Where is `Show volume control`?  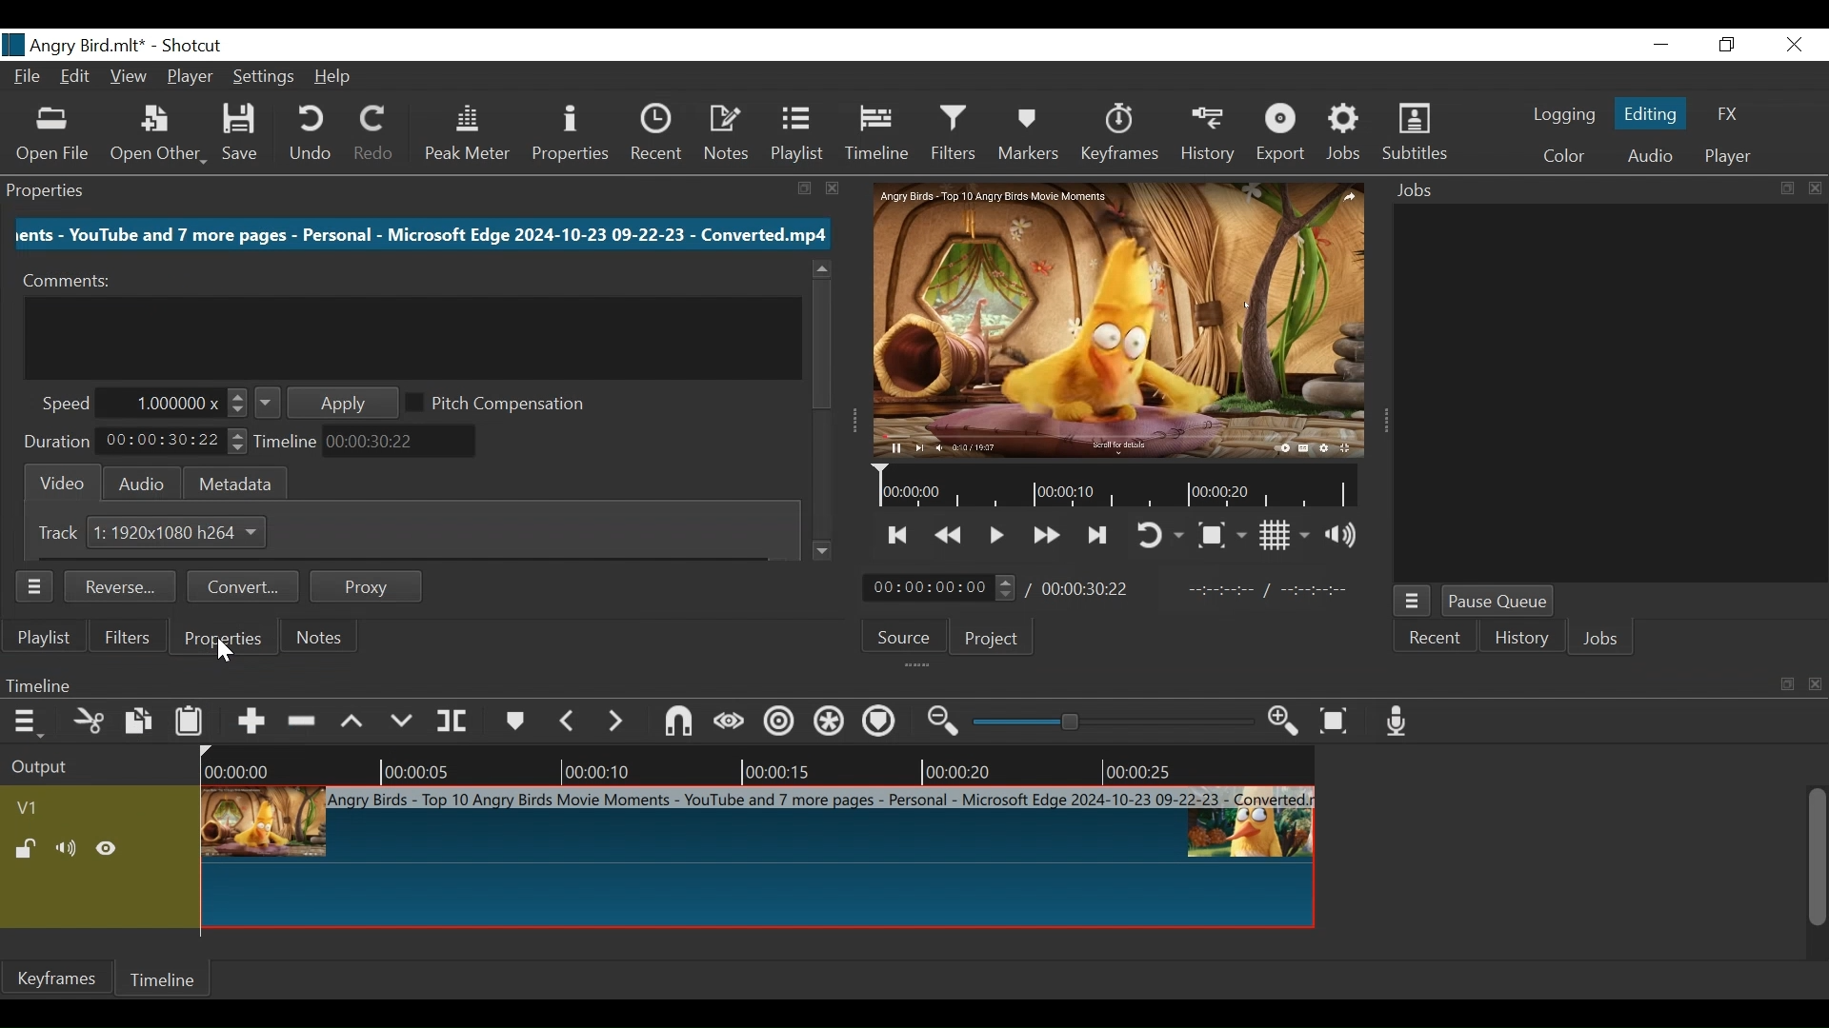 Show volume control is located at coordinates (1345, 534).